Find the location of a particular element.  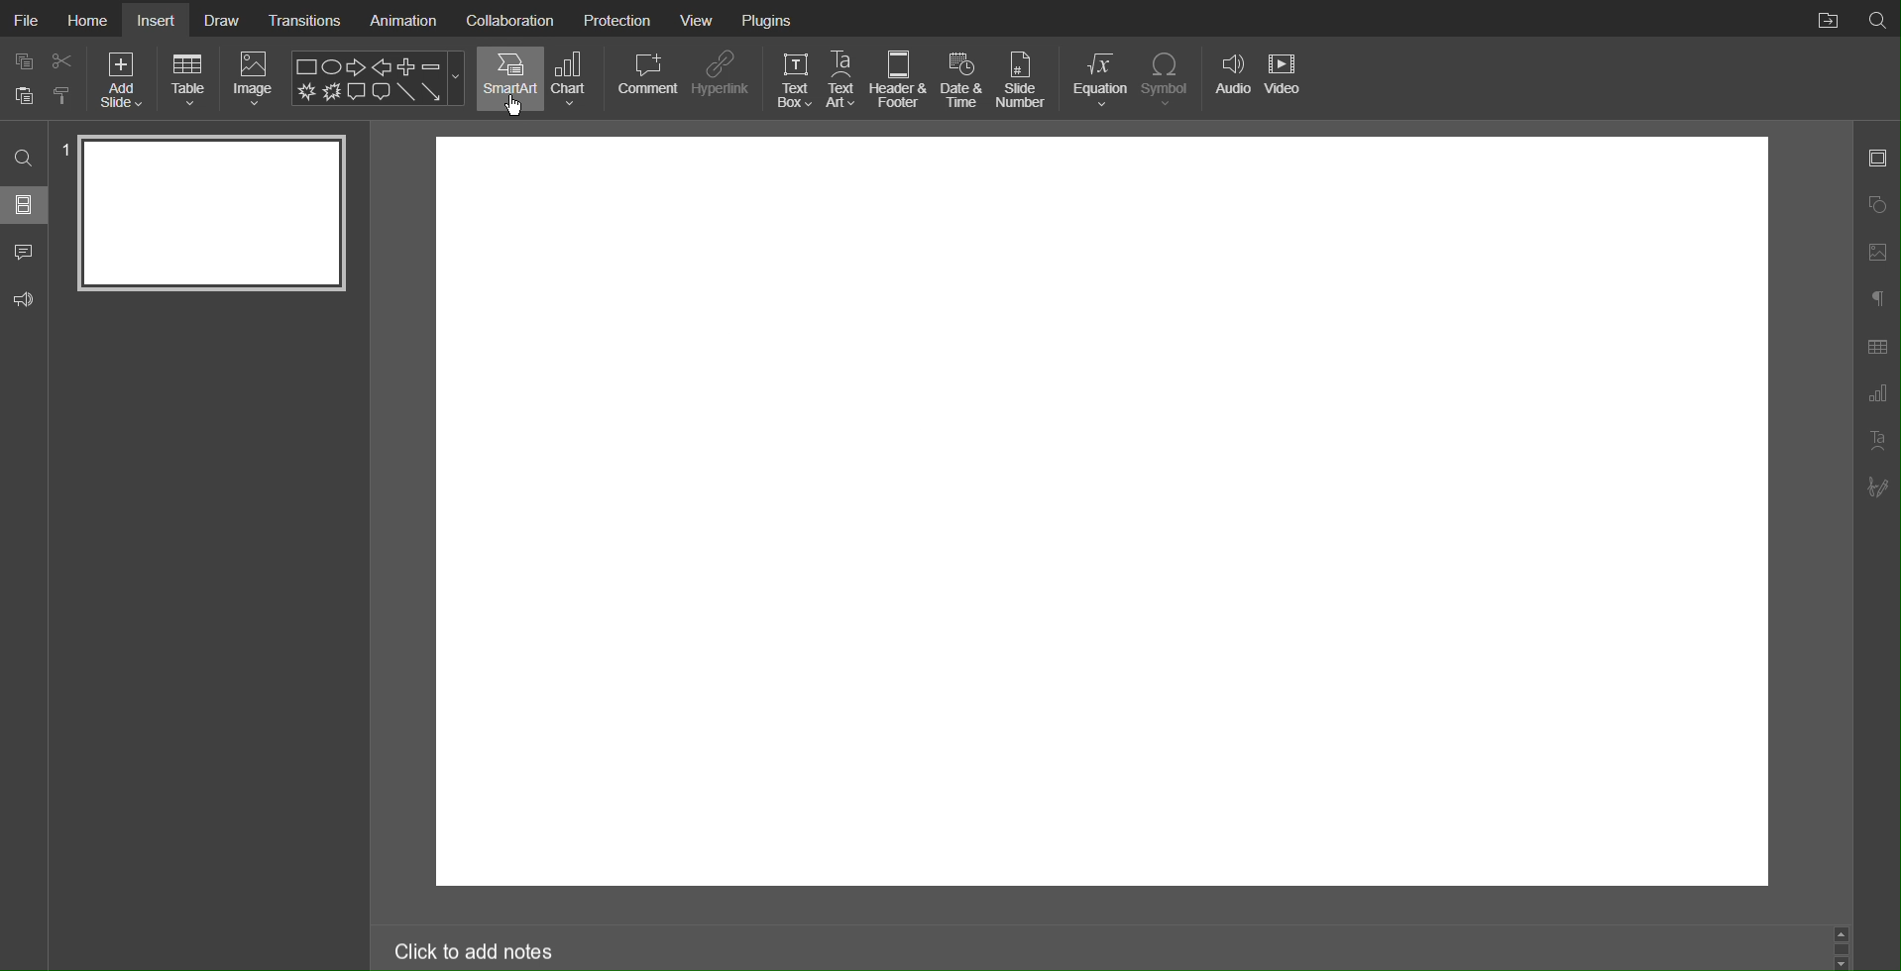

copy is located at coordinates (22, 59).